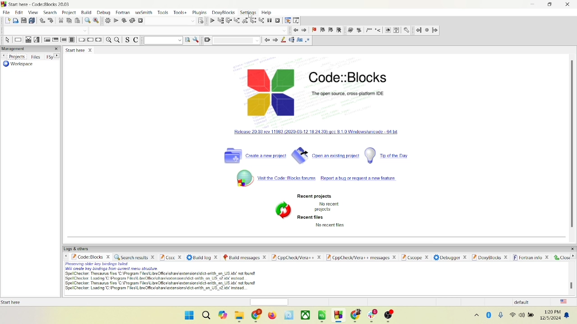 The width and height of the screenshot is (577, 324). Describe the element at coordinates (117, 40) in the screenshot. I see `zoom out` at that location.